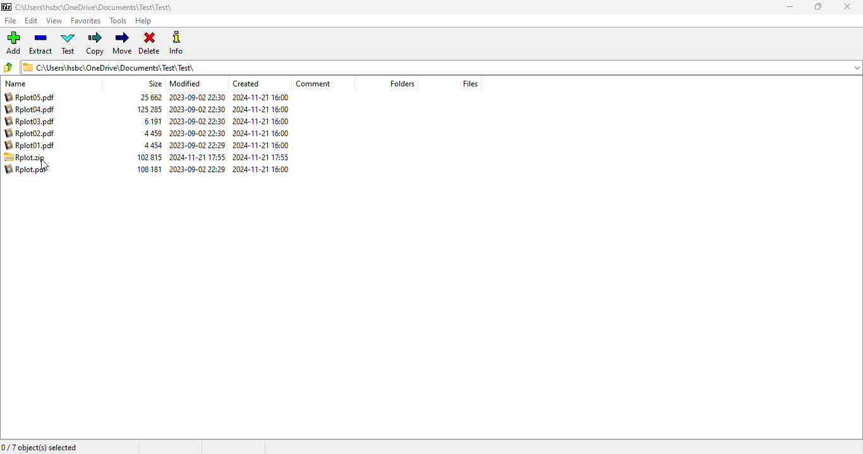 The width and height of the screenshot is (863, 454). Describe the element at coordinates (153, 145) in the screenshot. I see `4454` at that location.